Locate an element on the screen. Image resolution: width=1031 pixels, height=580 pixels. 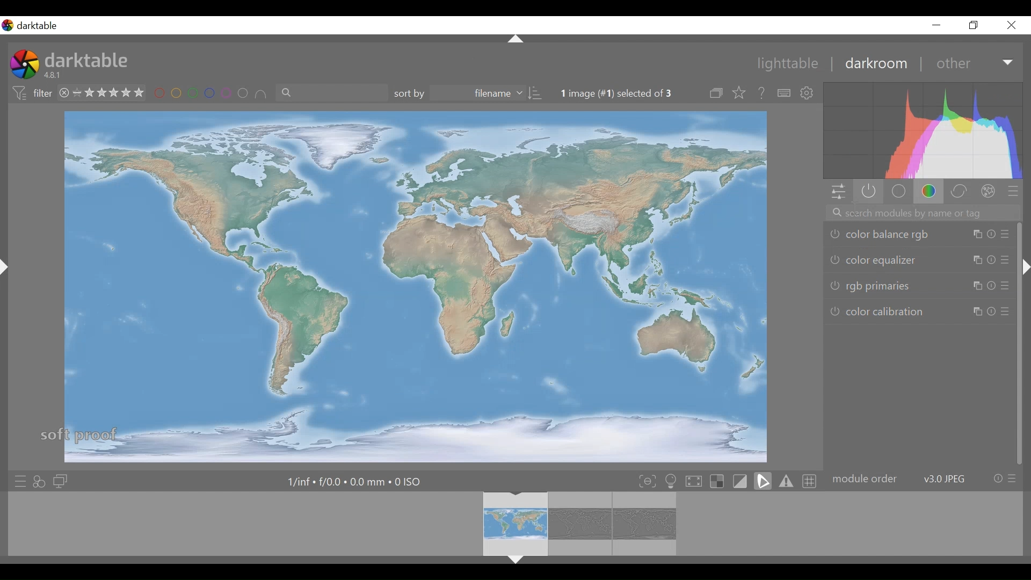
toggle IS 12646 color assessments conditions is located at coordinates (671, 482).